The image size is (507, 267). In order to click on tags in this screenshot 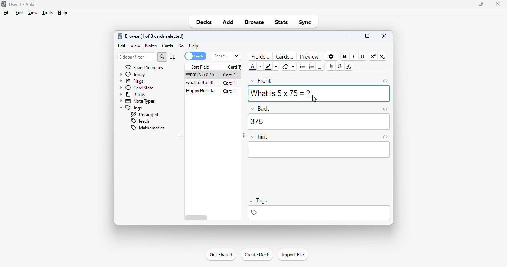, I will do `click(259, 201)`.